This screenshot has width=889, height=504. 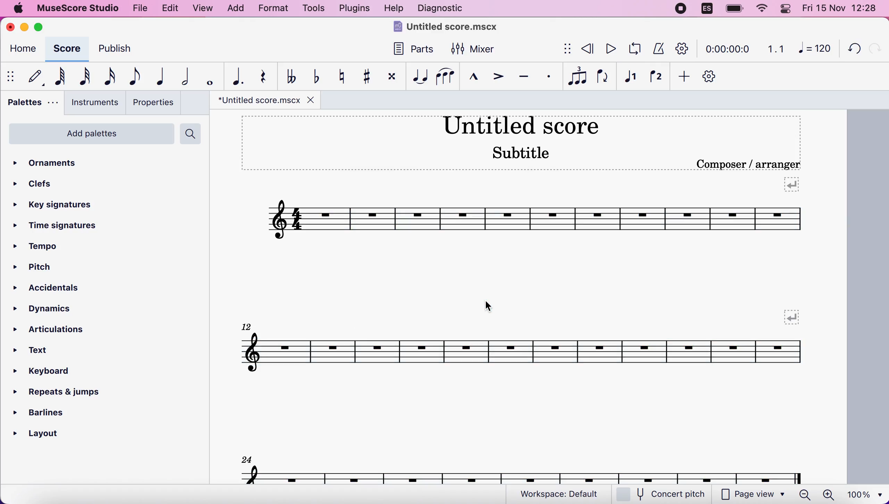 I want to click on toggle double sharp, so click(x=391, y=78).